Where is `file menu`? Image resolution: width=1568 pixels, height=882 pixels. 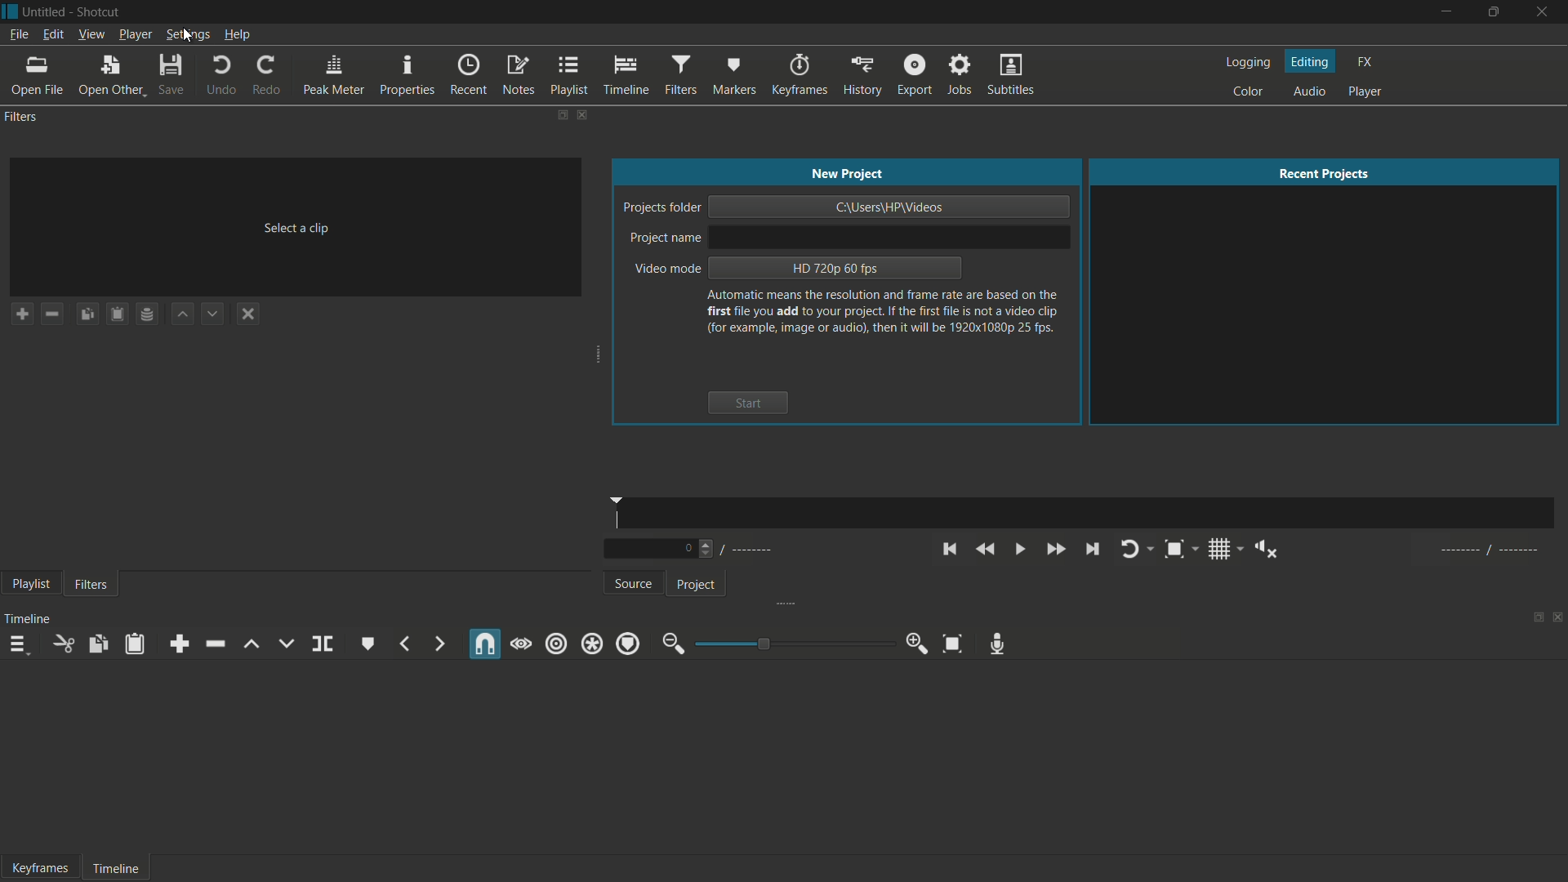
file menu is located at coordinates (15, 35).